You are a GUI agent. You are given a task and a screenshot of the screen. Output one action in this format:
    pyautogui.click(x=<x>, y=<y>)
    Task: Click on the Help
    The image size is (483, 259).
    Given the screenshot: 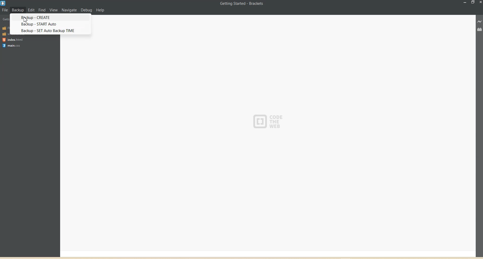 What is the action you would take?
    pyautogui.click(x=102, y=10)
    